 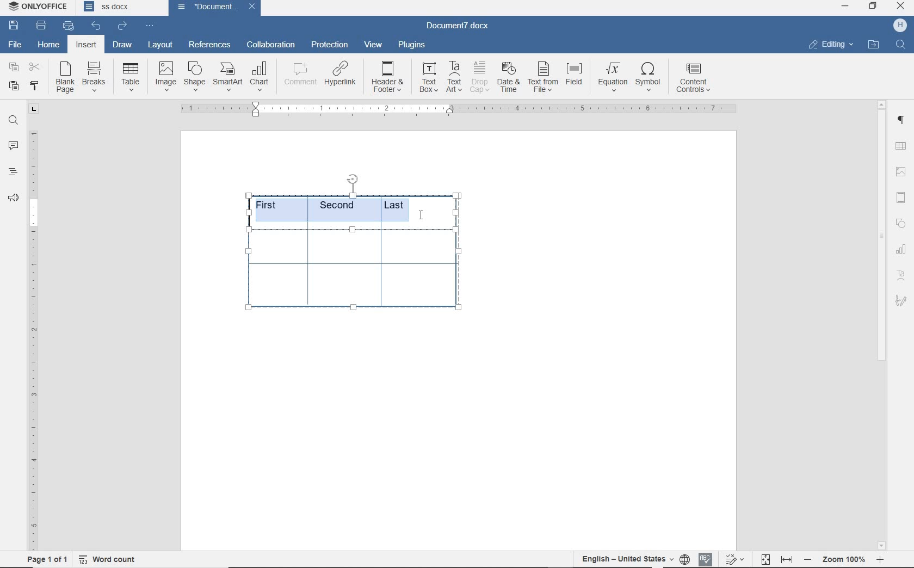 I want to click on references, so click(x=209, y=43).